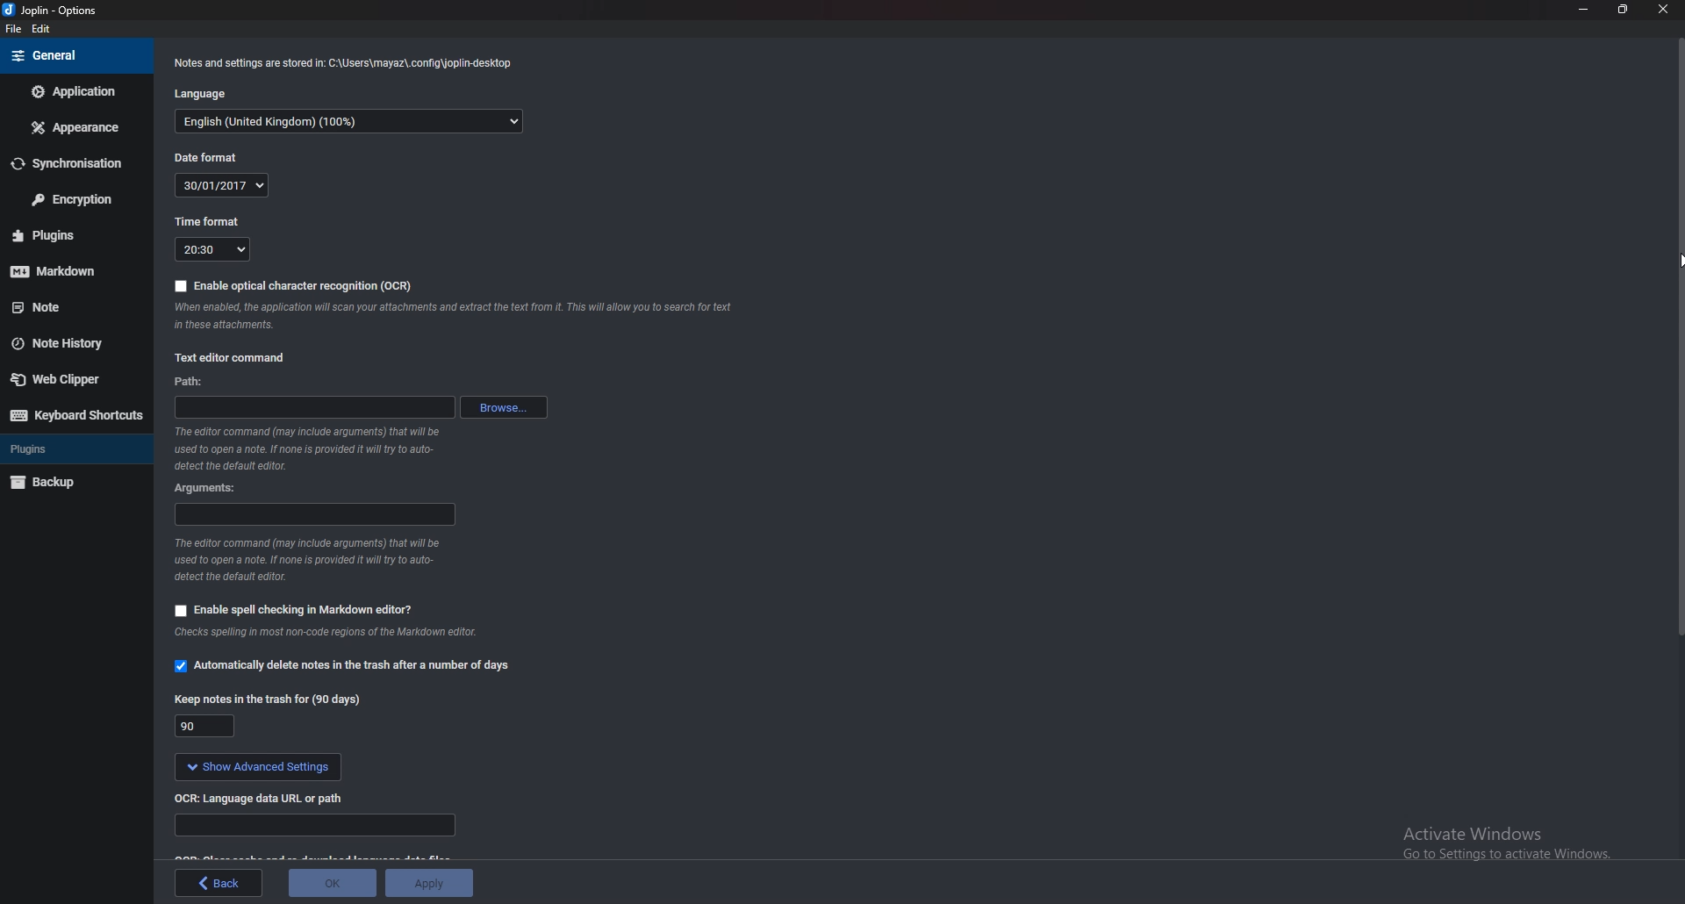 The height and width of the screenshot is (904, 1685). Describe the element at coordinates (258, 767) in the screenshot. I see `Show advanced settings` at that location.